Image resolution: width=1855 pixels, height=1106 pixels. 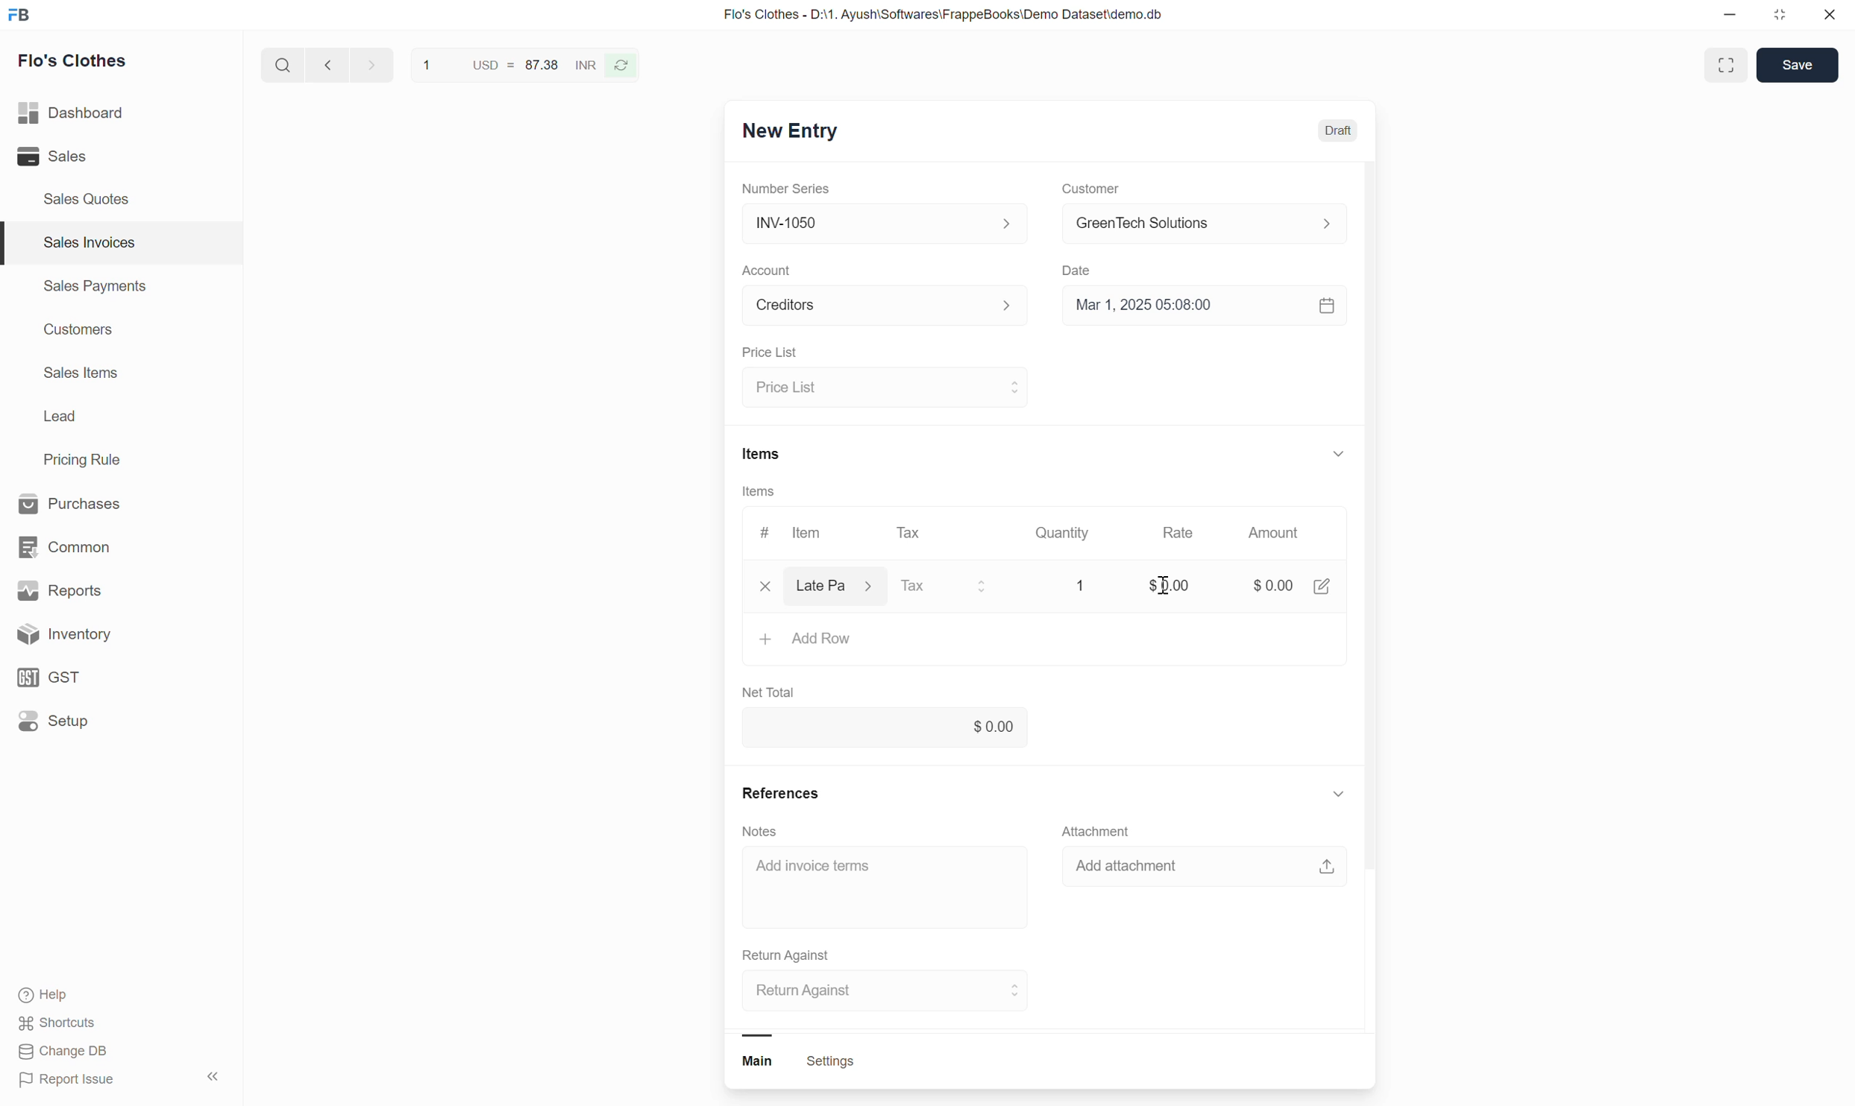 What do you see at coordinates (760, 533) in the screenshot?
I see `#` at bounding box center [760, 533].